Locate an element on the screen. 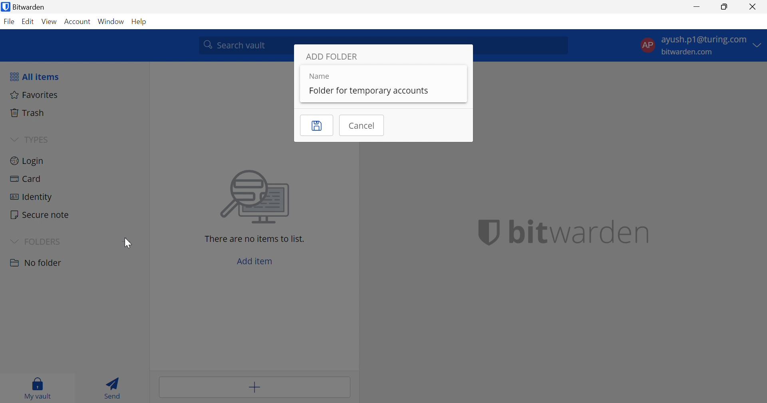 This screenshot has width=767, height=403. Cursor is located at coordinates (128, 242).